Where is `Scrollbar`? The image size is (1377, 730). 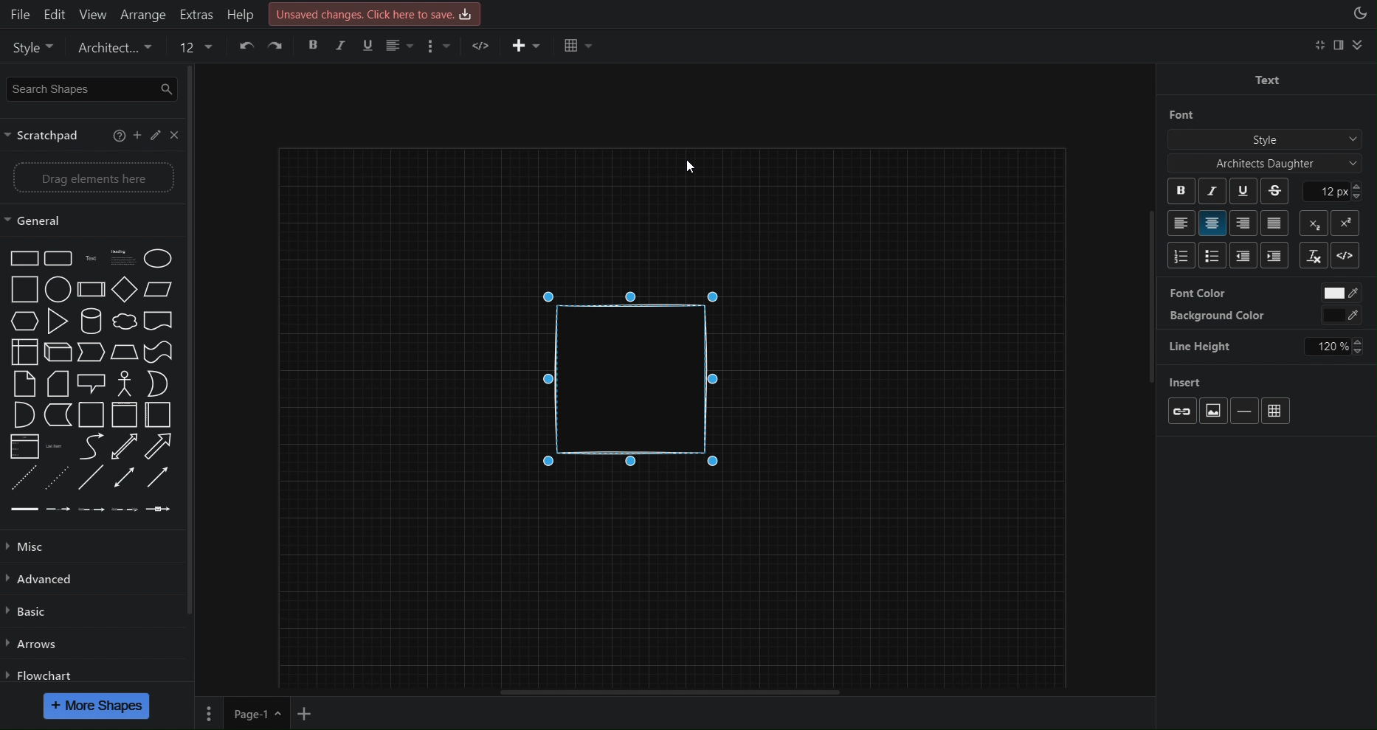 Scrollbar is located at coordinates (1148, 304).